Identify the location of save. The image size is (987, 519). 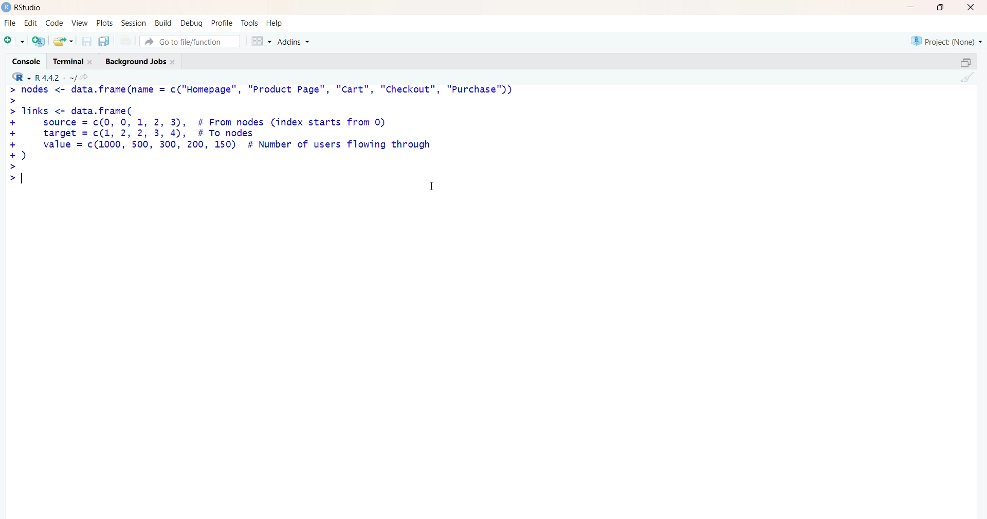
(85, 42).